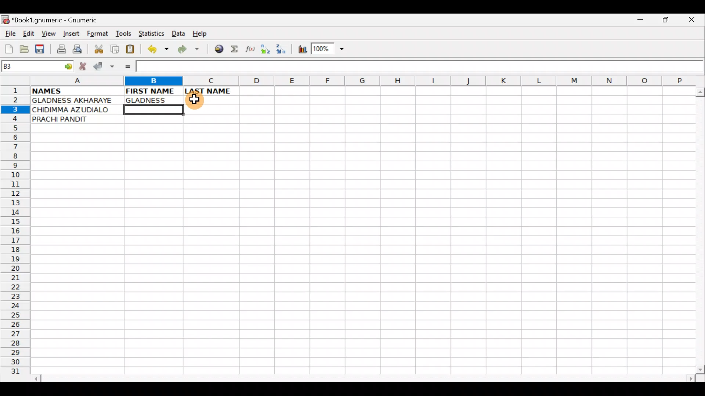 The image size is (705, 396). Describe the element at coordinates (73, 110) in the screenshot. I see `CHIDIMMA AZUDIALO` at that location.